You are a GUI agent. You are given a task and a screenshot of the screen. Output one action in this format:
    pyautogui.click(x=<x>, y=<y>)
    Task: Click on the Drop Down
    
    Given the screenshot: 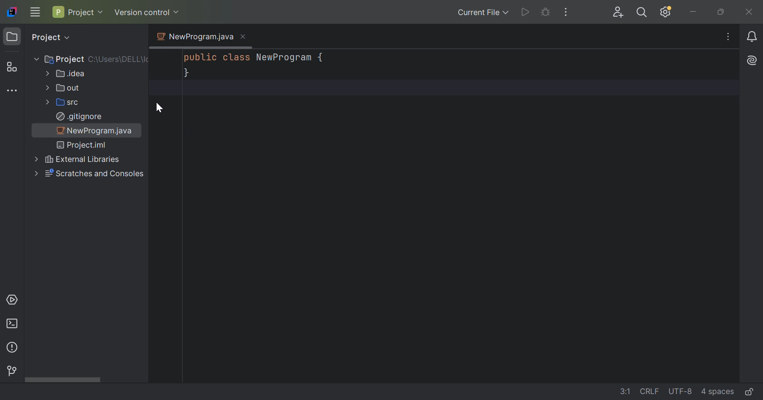 What is the action you would take?
    pyautogui.click(x=177, y=12)
    